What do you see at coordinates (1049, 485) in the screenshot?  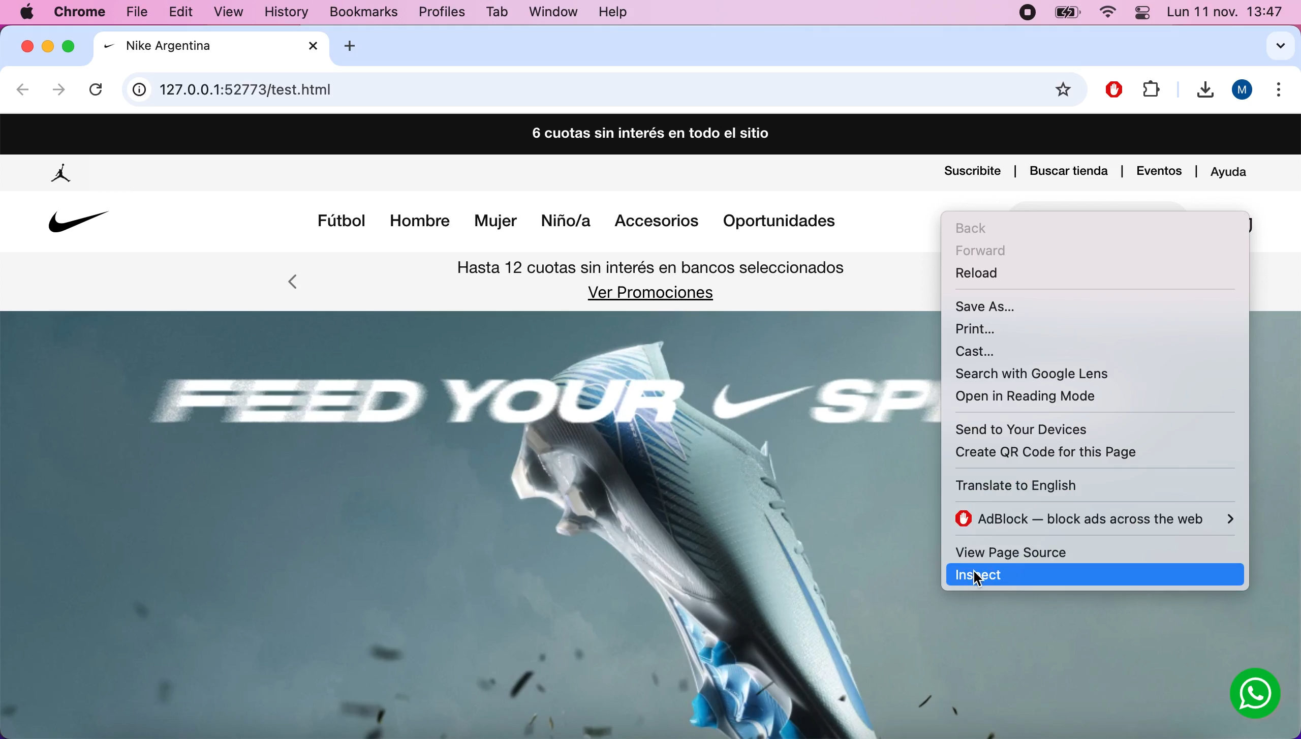 I see `translate to english` at bounding box center [1049, 485].